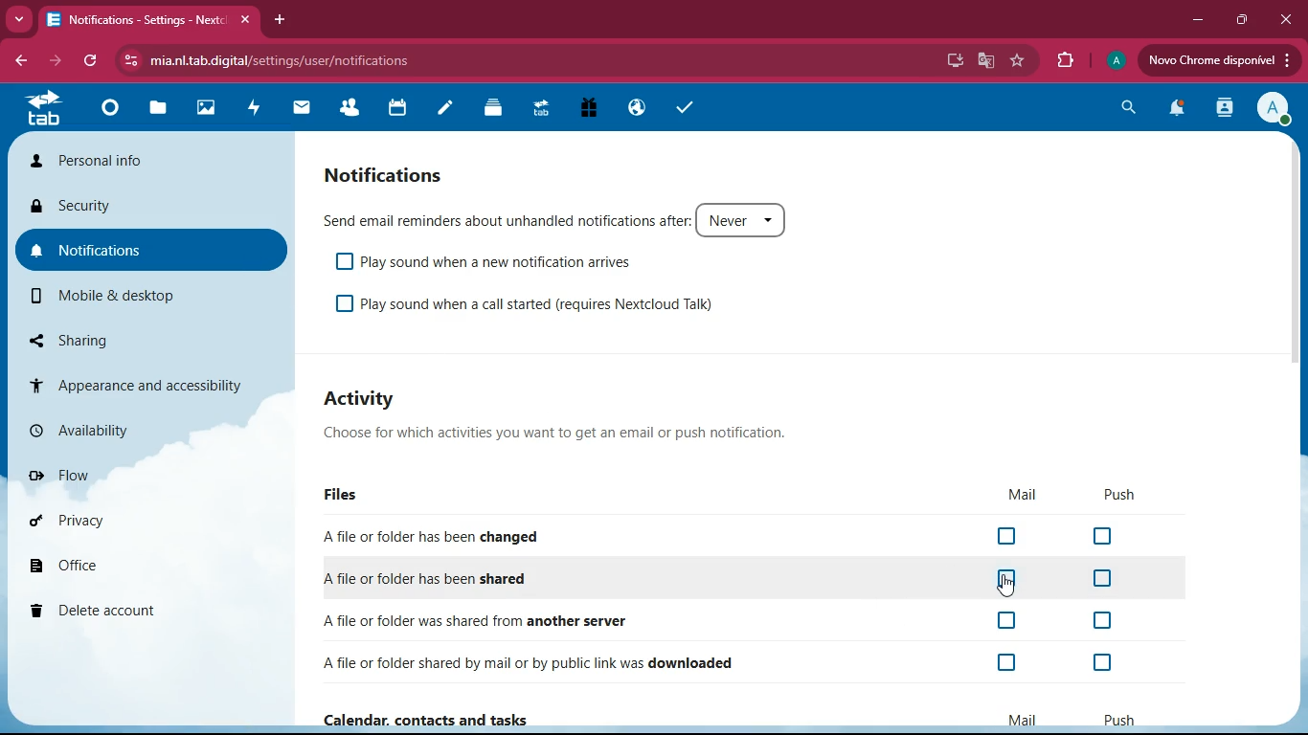 The width and height of the screenshot is (1308, 735). Describe the element at coordinates (1009, 582) in the screenshot. I see `off` at that location.